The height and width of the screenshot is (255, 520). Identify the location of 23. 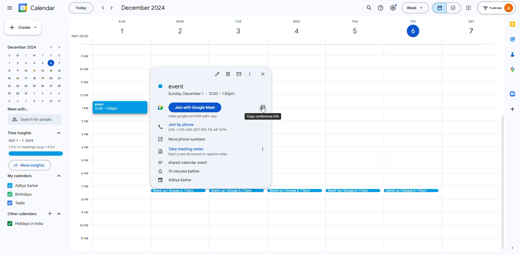
(18, 86).